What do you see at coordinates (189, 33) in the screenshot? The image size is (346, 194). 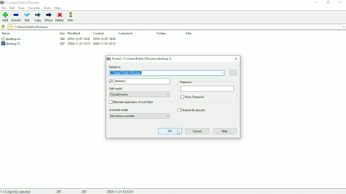 I see `Files` at bounding box center [189, 33].